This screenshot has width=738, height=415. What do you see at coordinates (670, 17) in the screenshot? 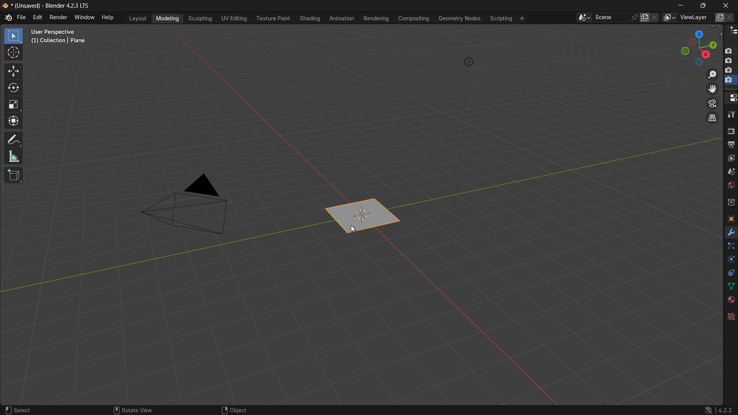
I see `browse views` at bounding box center [670, 17].